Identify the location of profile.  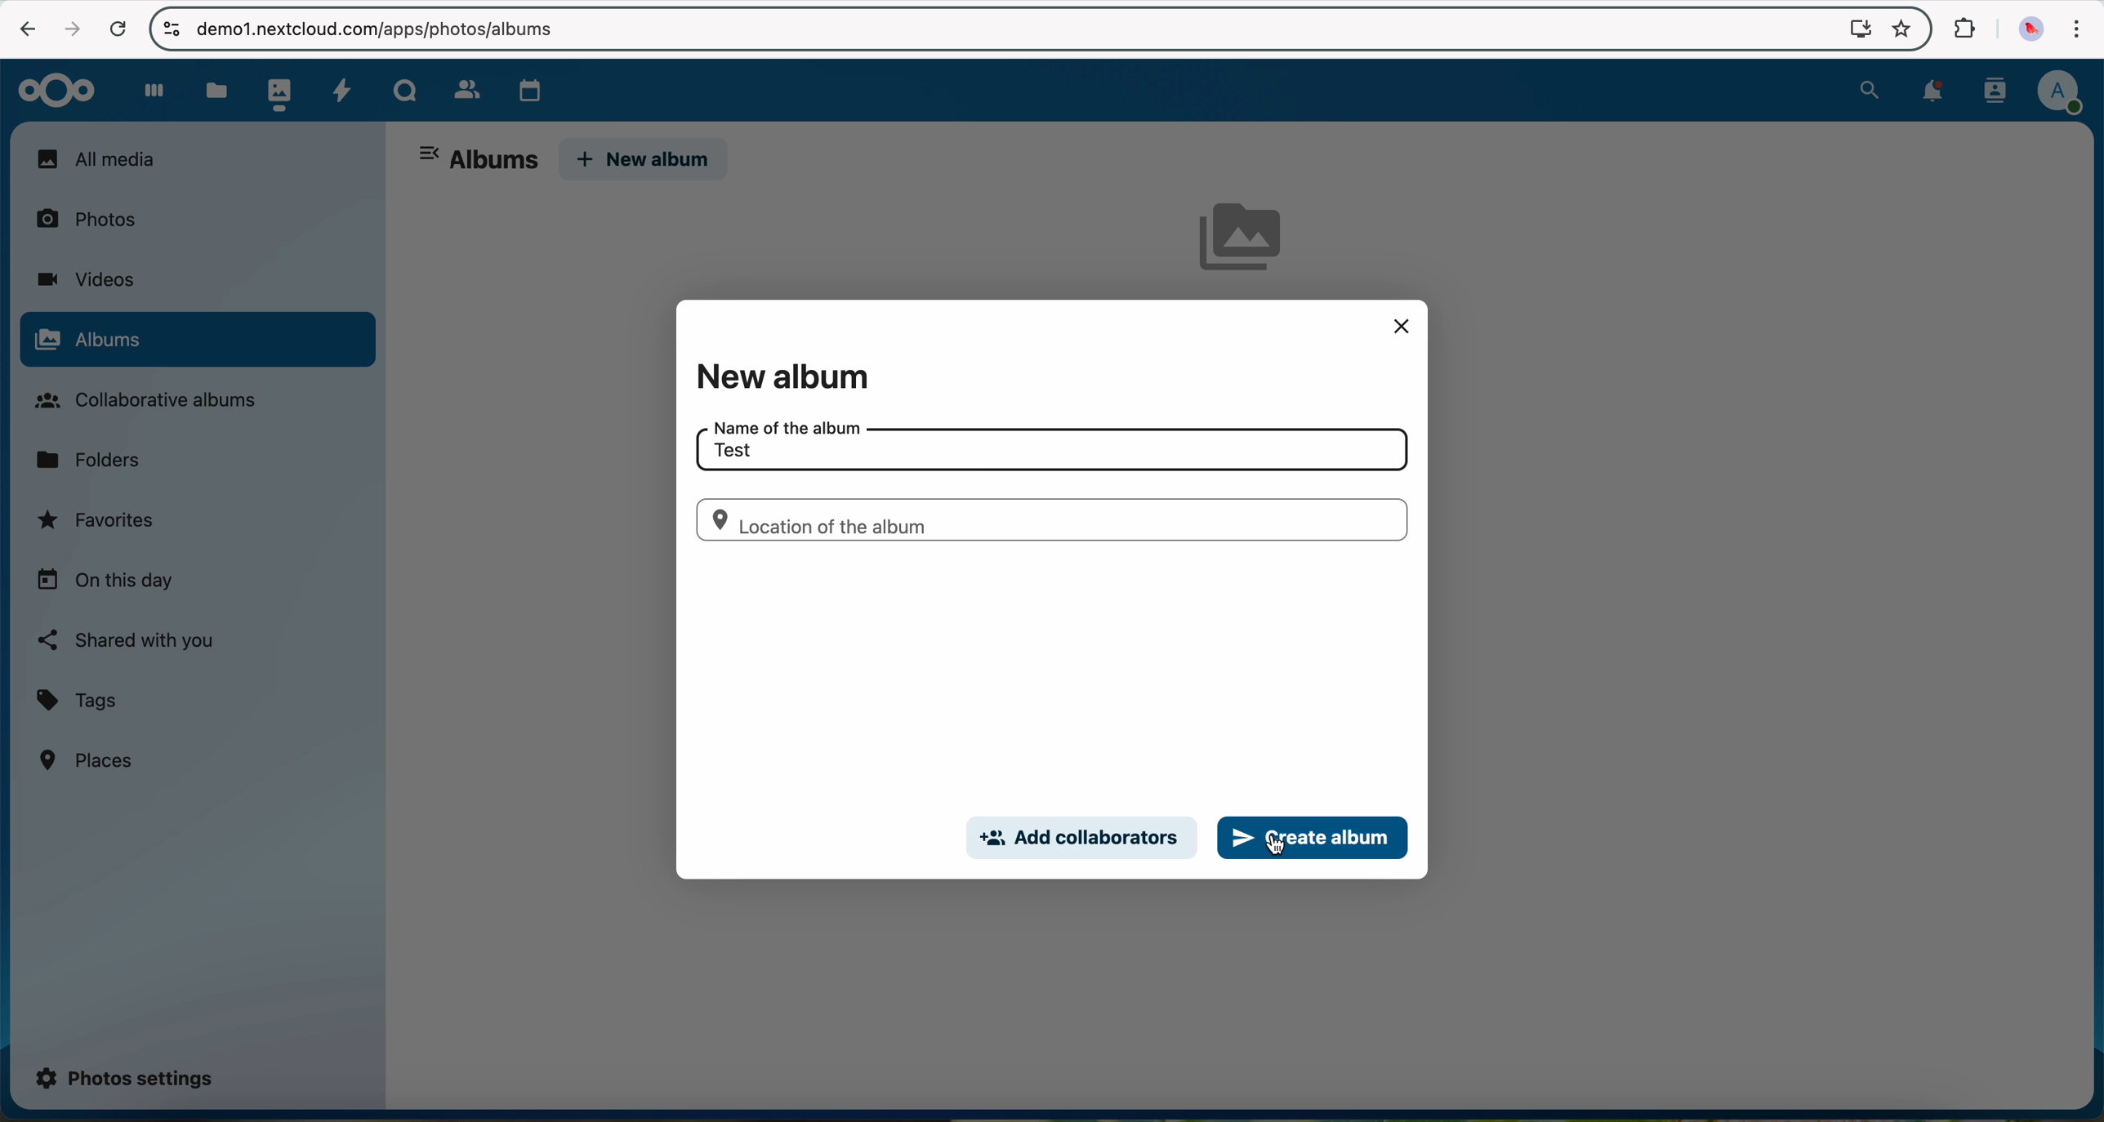
(2059, 93).